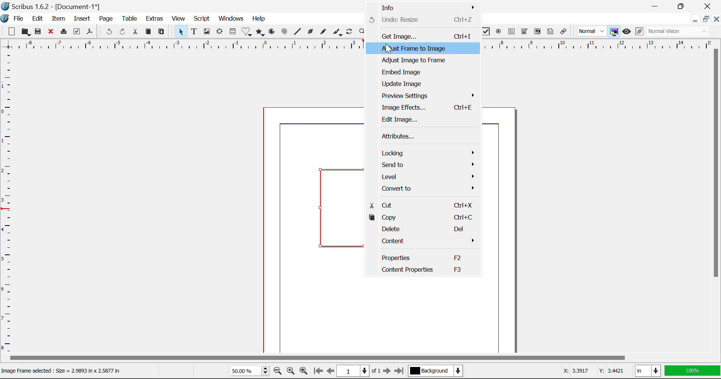  I want to click on Properties, so click(421, 257).